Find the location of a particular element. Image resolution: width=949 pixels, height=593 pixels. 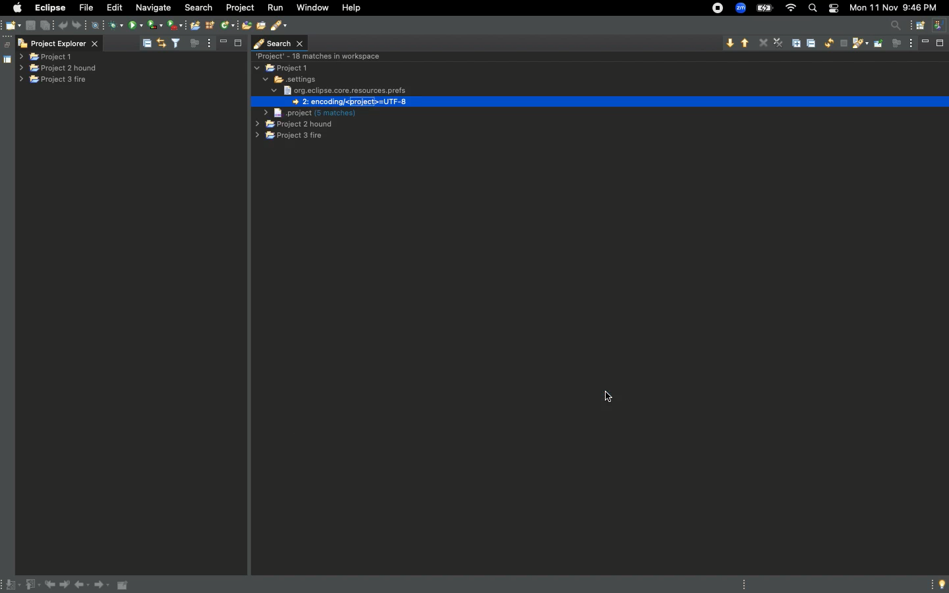

Project 2 hound is located at coordinates (58, 69).